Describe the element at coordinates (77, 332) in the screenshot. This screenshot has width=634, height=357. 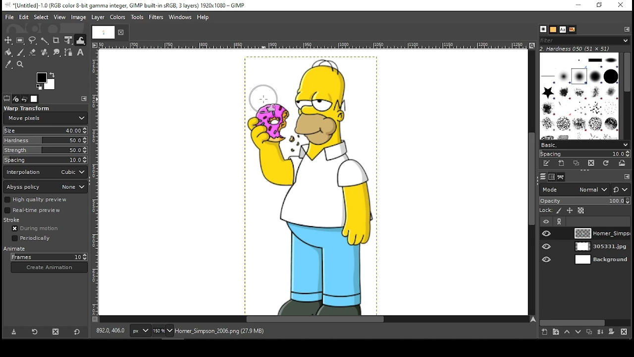
I see `reset to default values` at that location.